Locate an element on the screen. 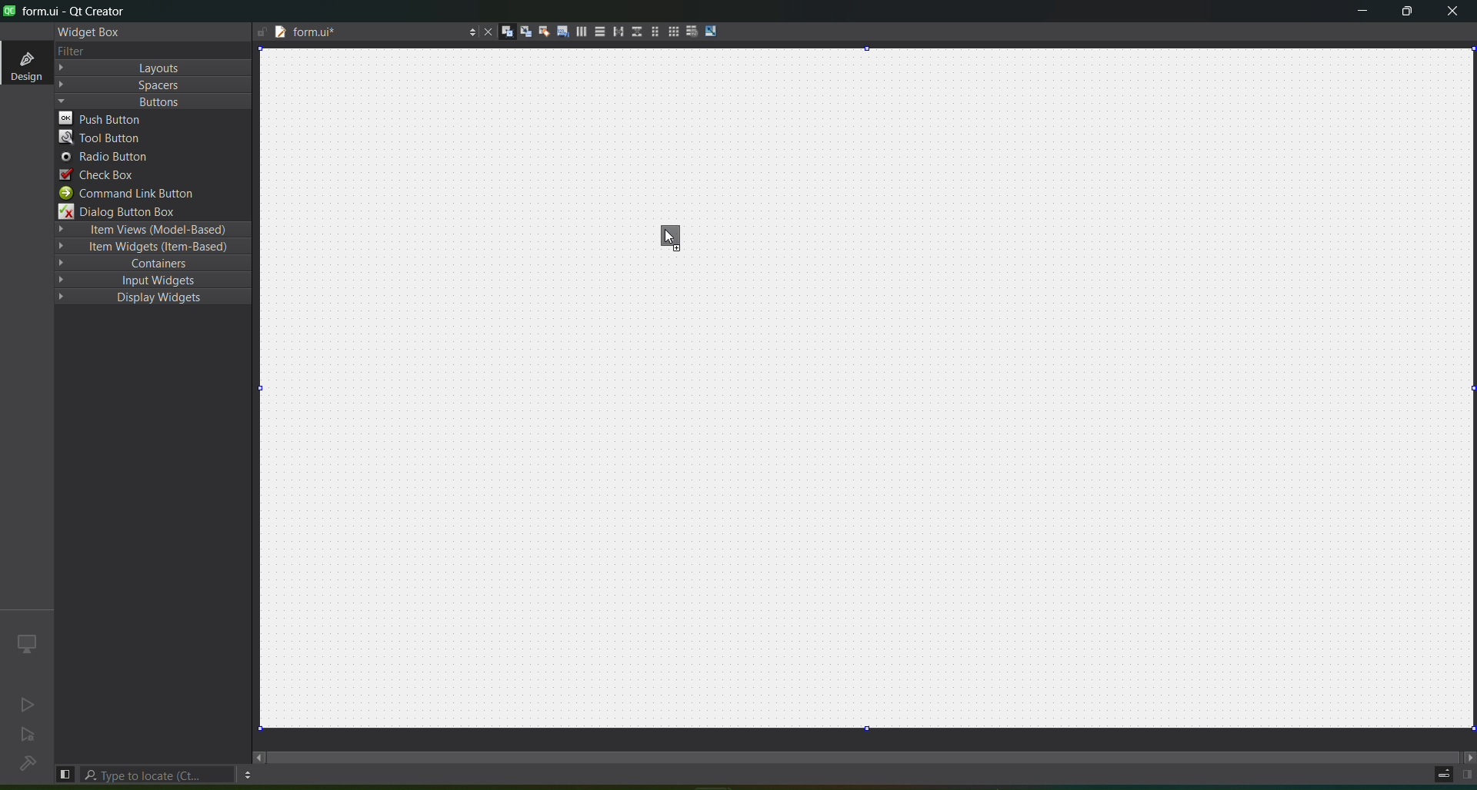 This screenshot has height=790, width=1477. progress details is located at coordinates (1435, 777).